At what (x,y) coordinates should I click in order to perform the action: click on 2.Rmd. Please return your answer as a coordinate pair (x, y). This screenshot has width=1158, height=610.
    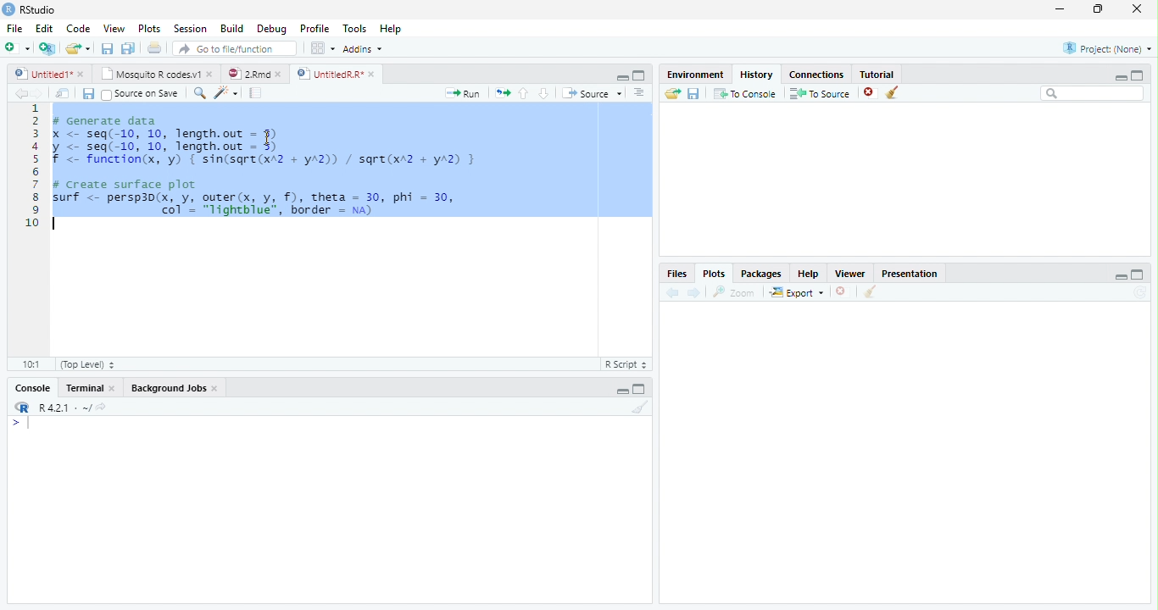
    Looking at the image, I should click on (248, 73).